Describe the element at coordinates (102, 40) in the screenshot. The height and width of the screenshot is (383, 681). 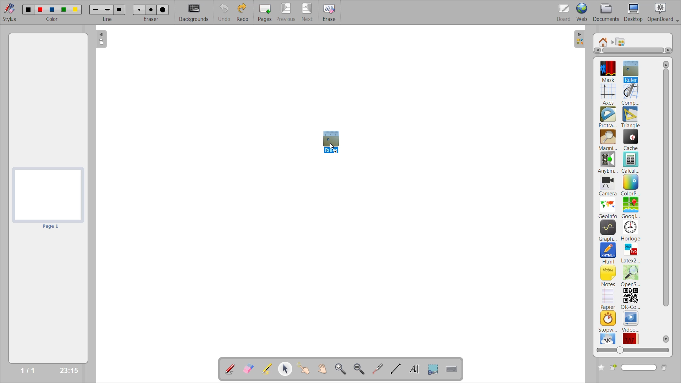
I see `collapse` at that location.